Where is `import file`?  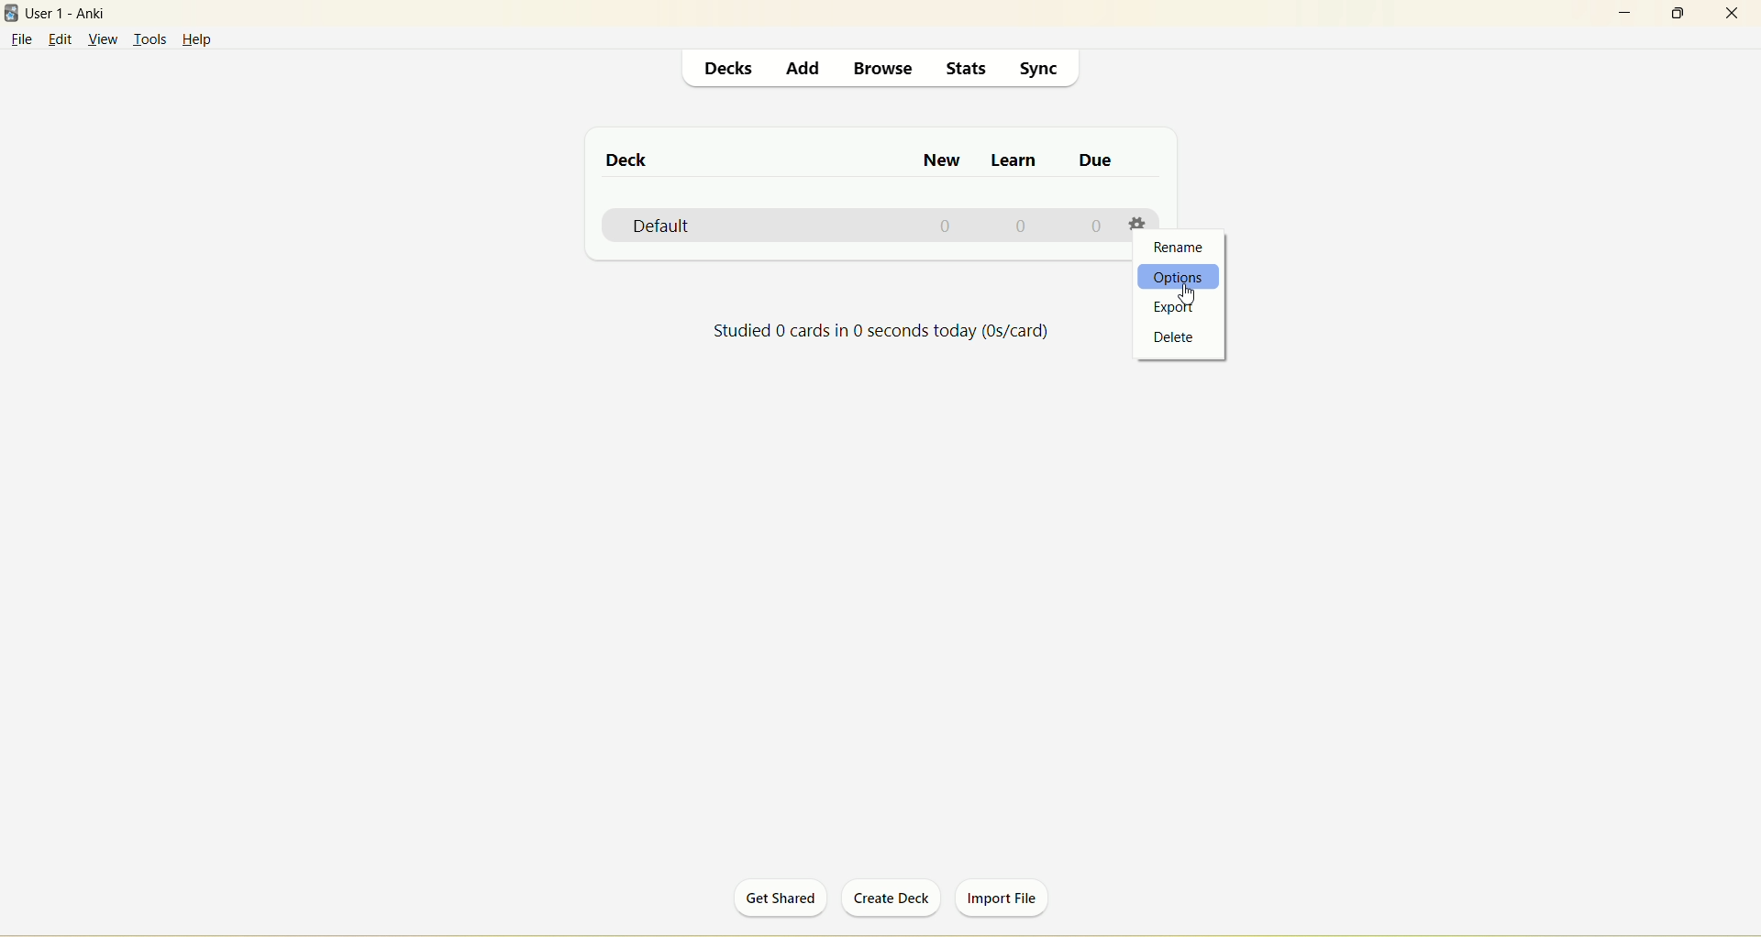
import file is located at coordinates (1006, 899).